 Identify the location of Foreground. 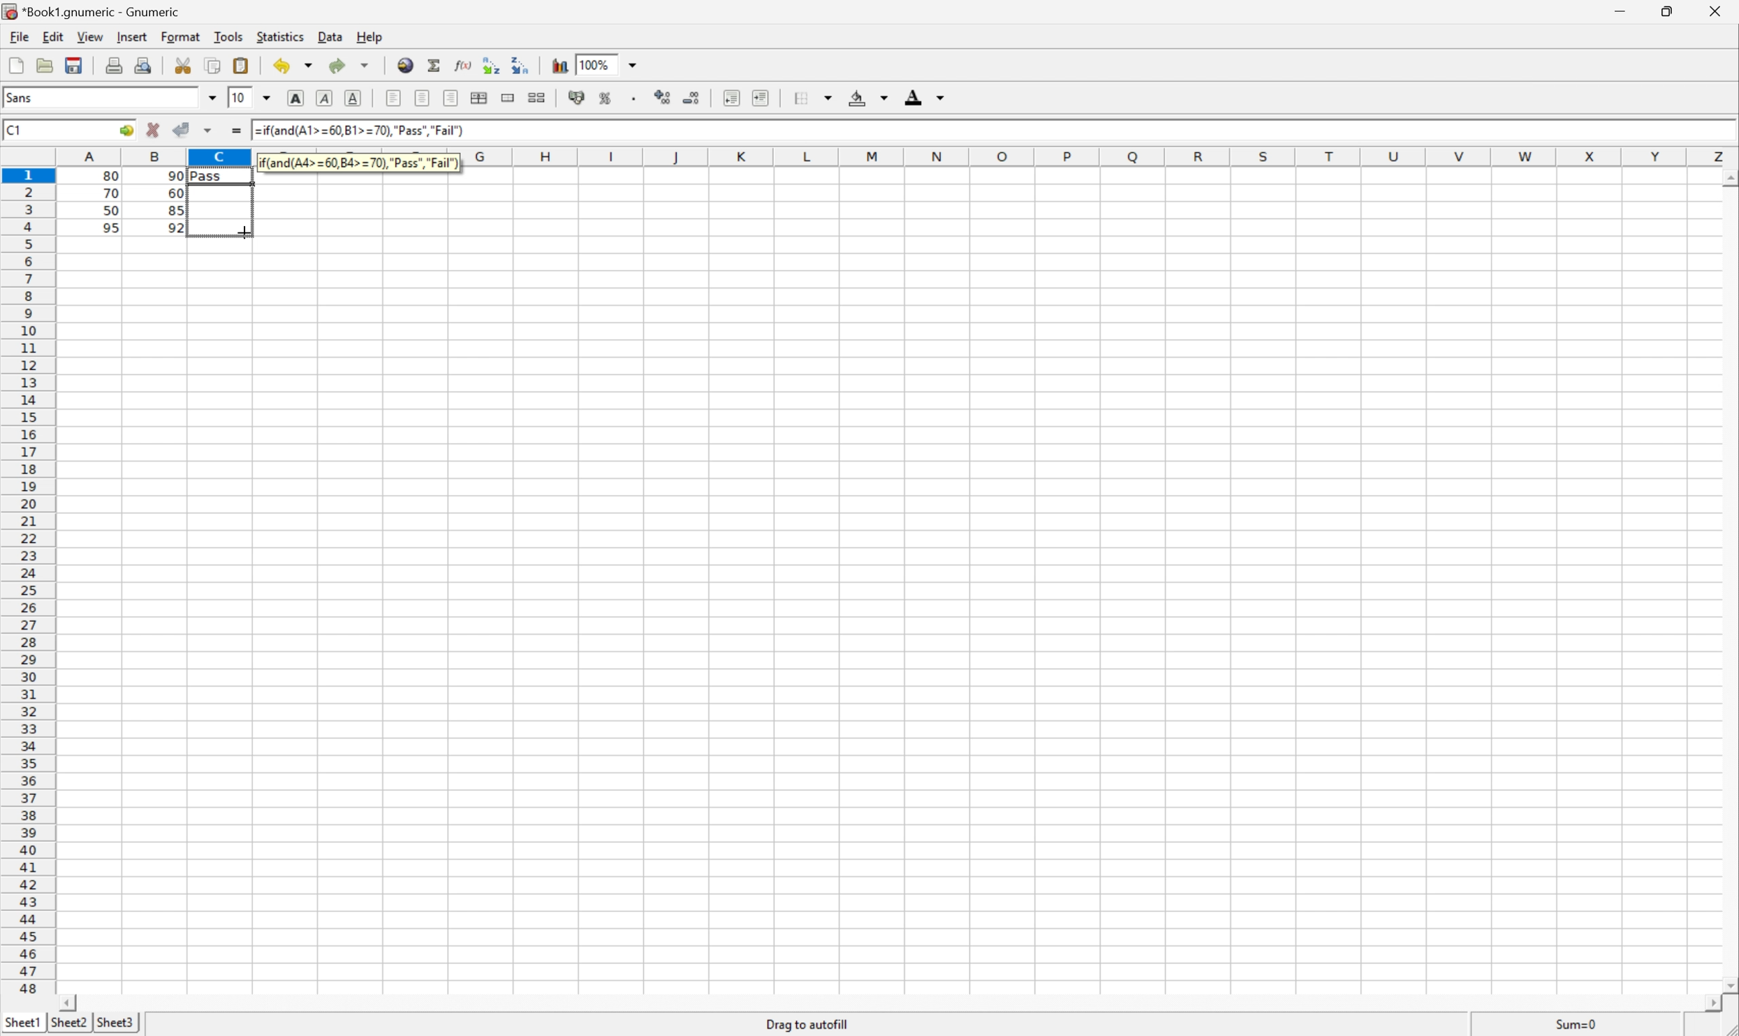
(924, 94).